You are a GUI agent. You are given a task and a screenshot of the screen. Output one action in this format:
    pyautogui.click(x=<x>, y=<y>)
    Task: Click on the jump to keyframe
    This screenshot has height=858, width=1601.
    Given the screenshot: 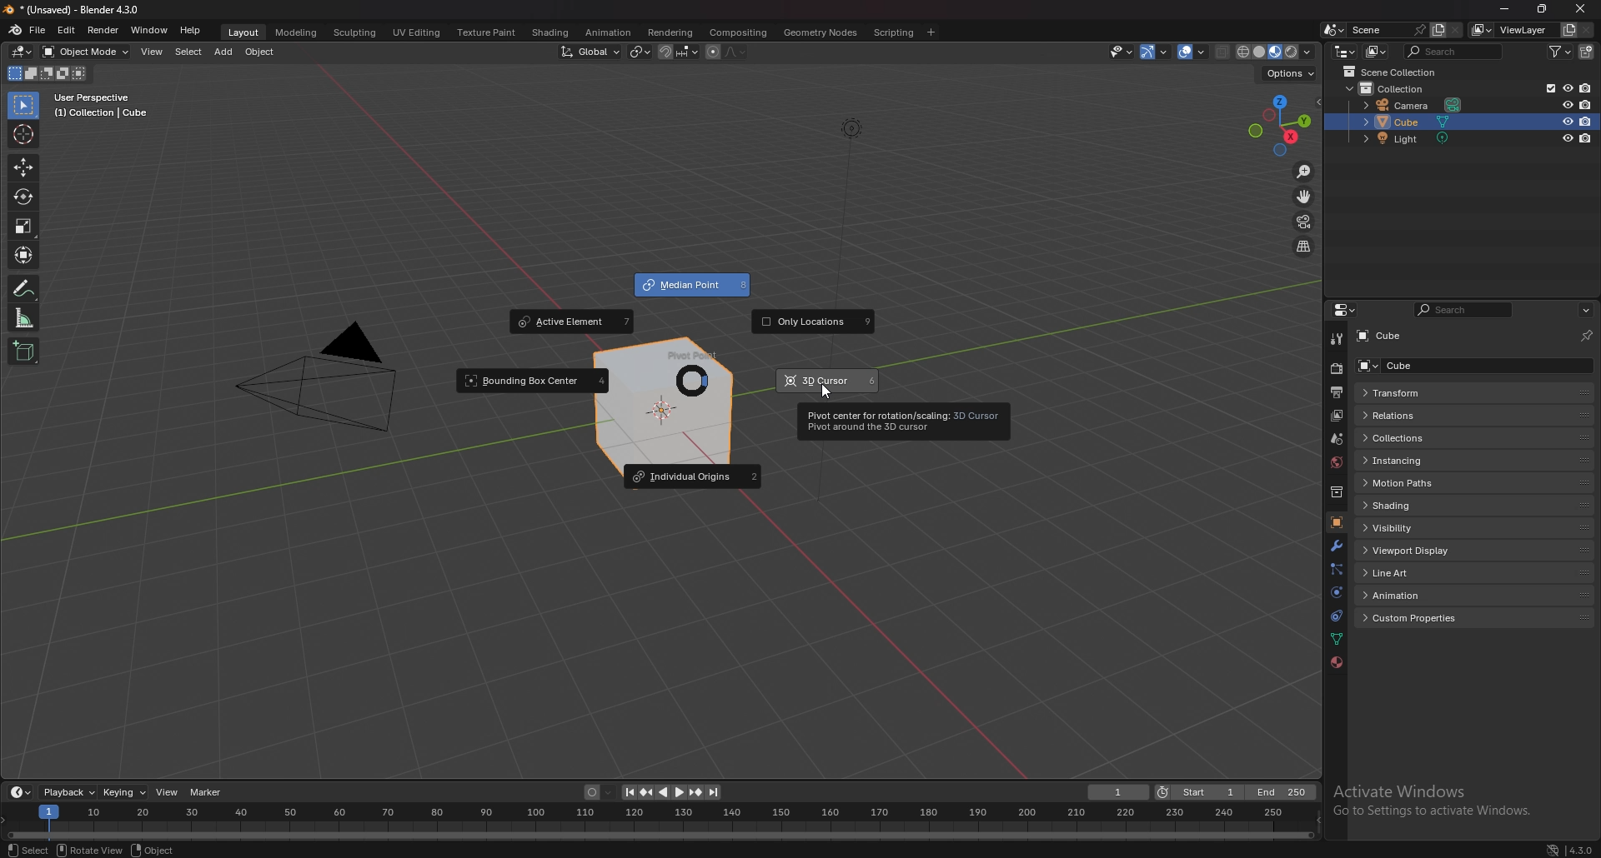 What is the action you would take?
    pyautogui.click(x=648, y=792)
    